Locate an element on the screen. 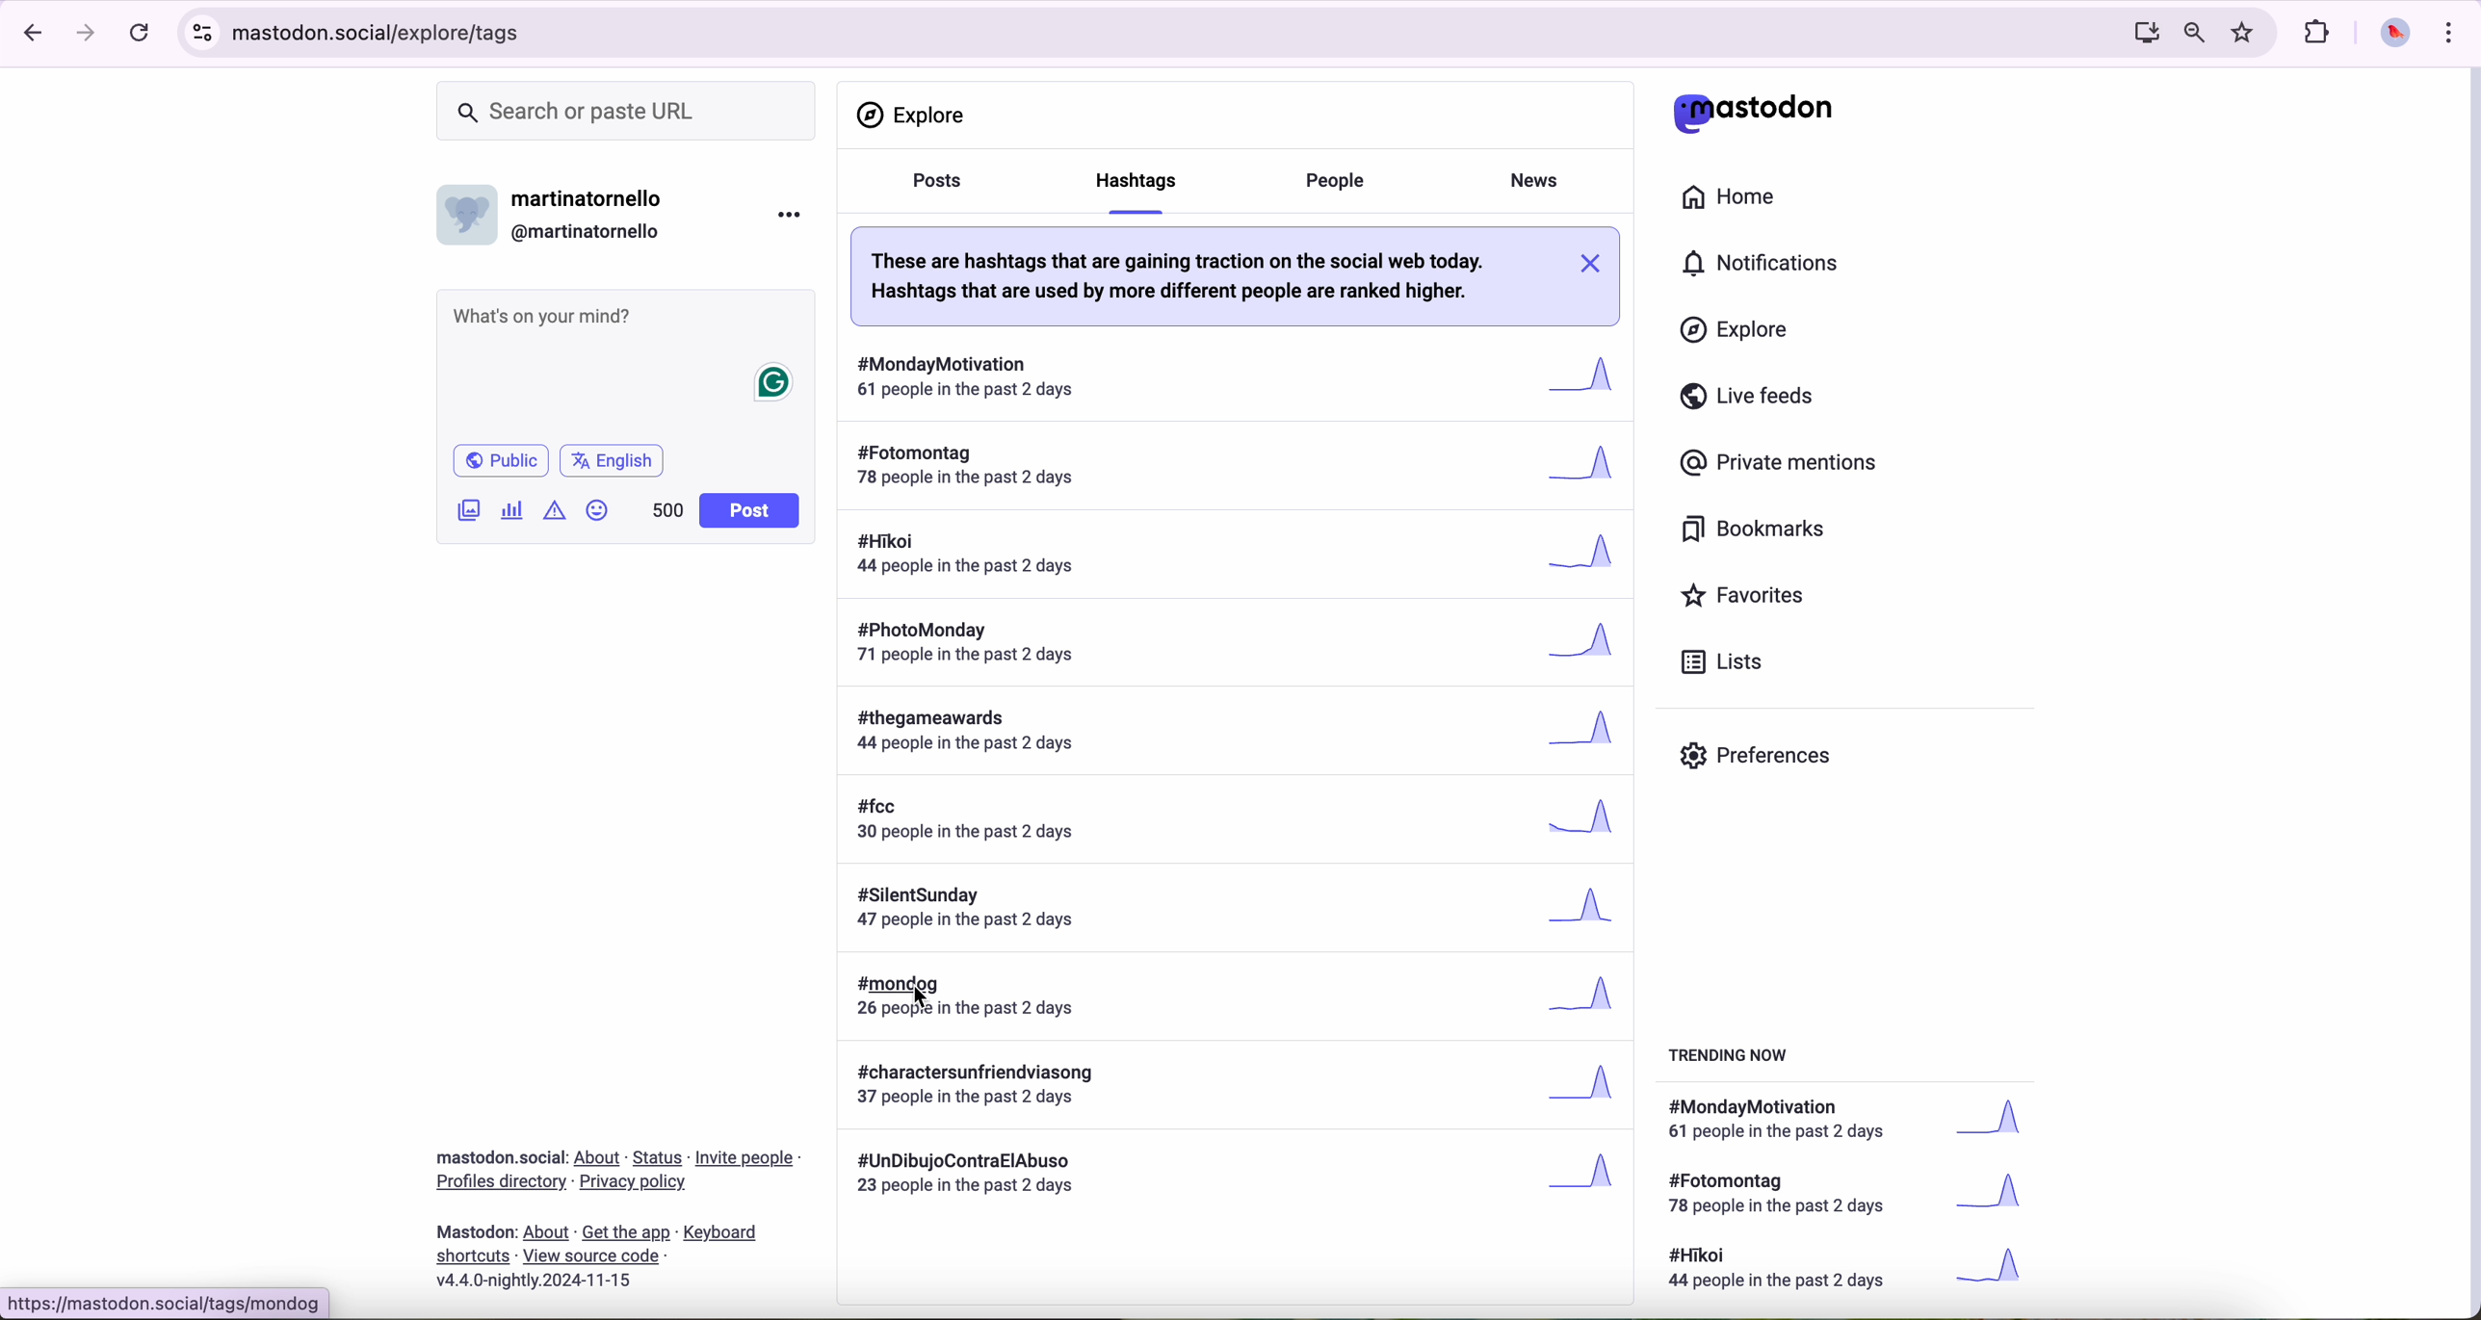  link is located at coordinates (501, 1183).